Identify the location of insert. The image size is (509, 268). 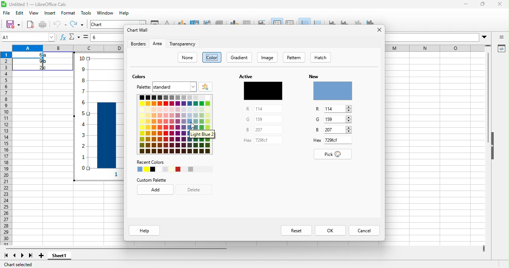
(50, 13).